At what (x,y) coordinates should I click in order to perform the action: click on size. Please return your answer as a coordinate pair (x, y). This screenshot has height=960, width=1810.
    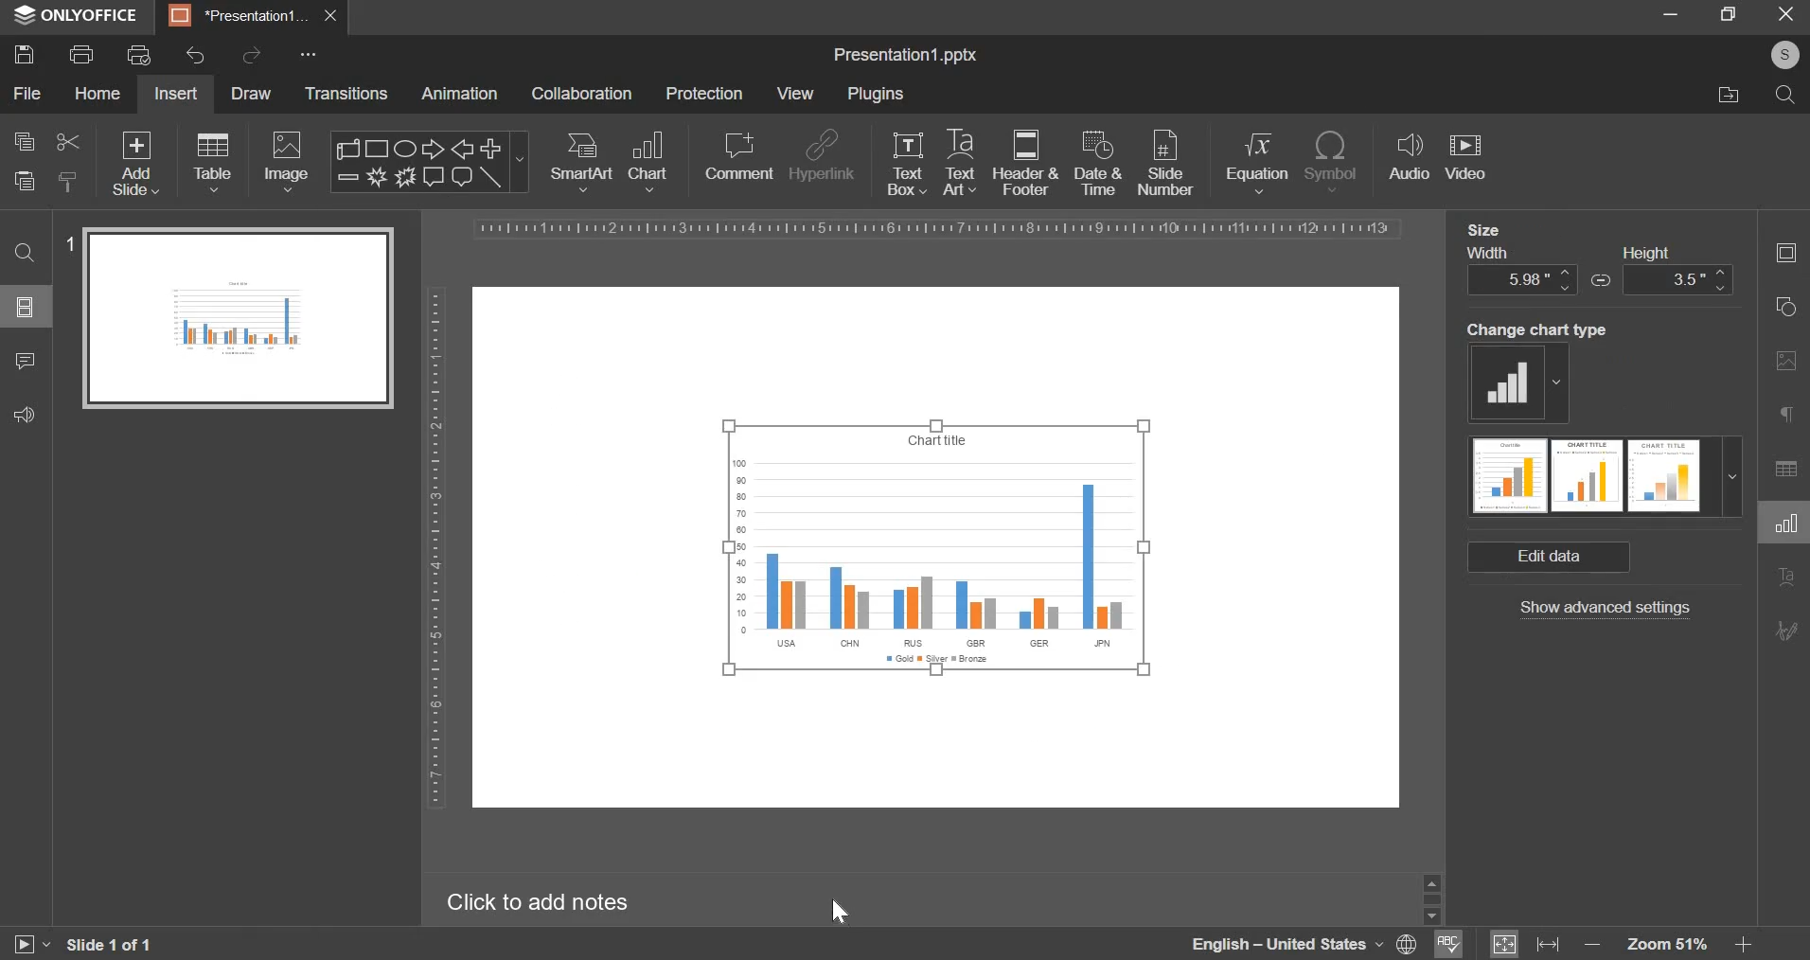
    Looking at the image, I should click on (1484, 232).